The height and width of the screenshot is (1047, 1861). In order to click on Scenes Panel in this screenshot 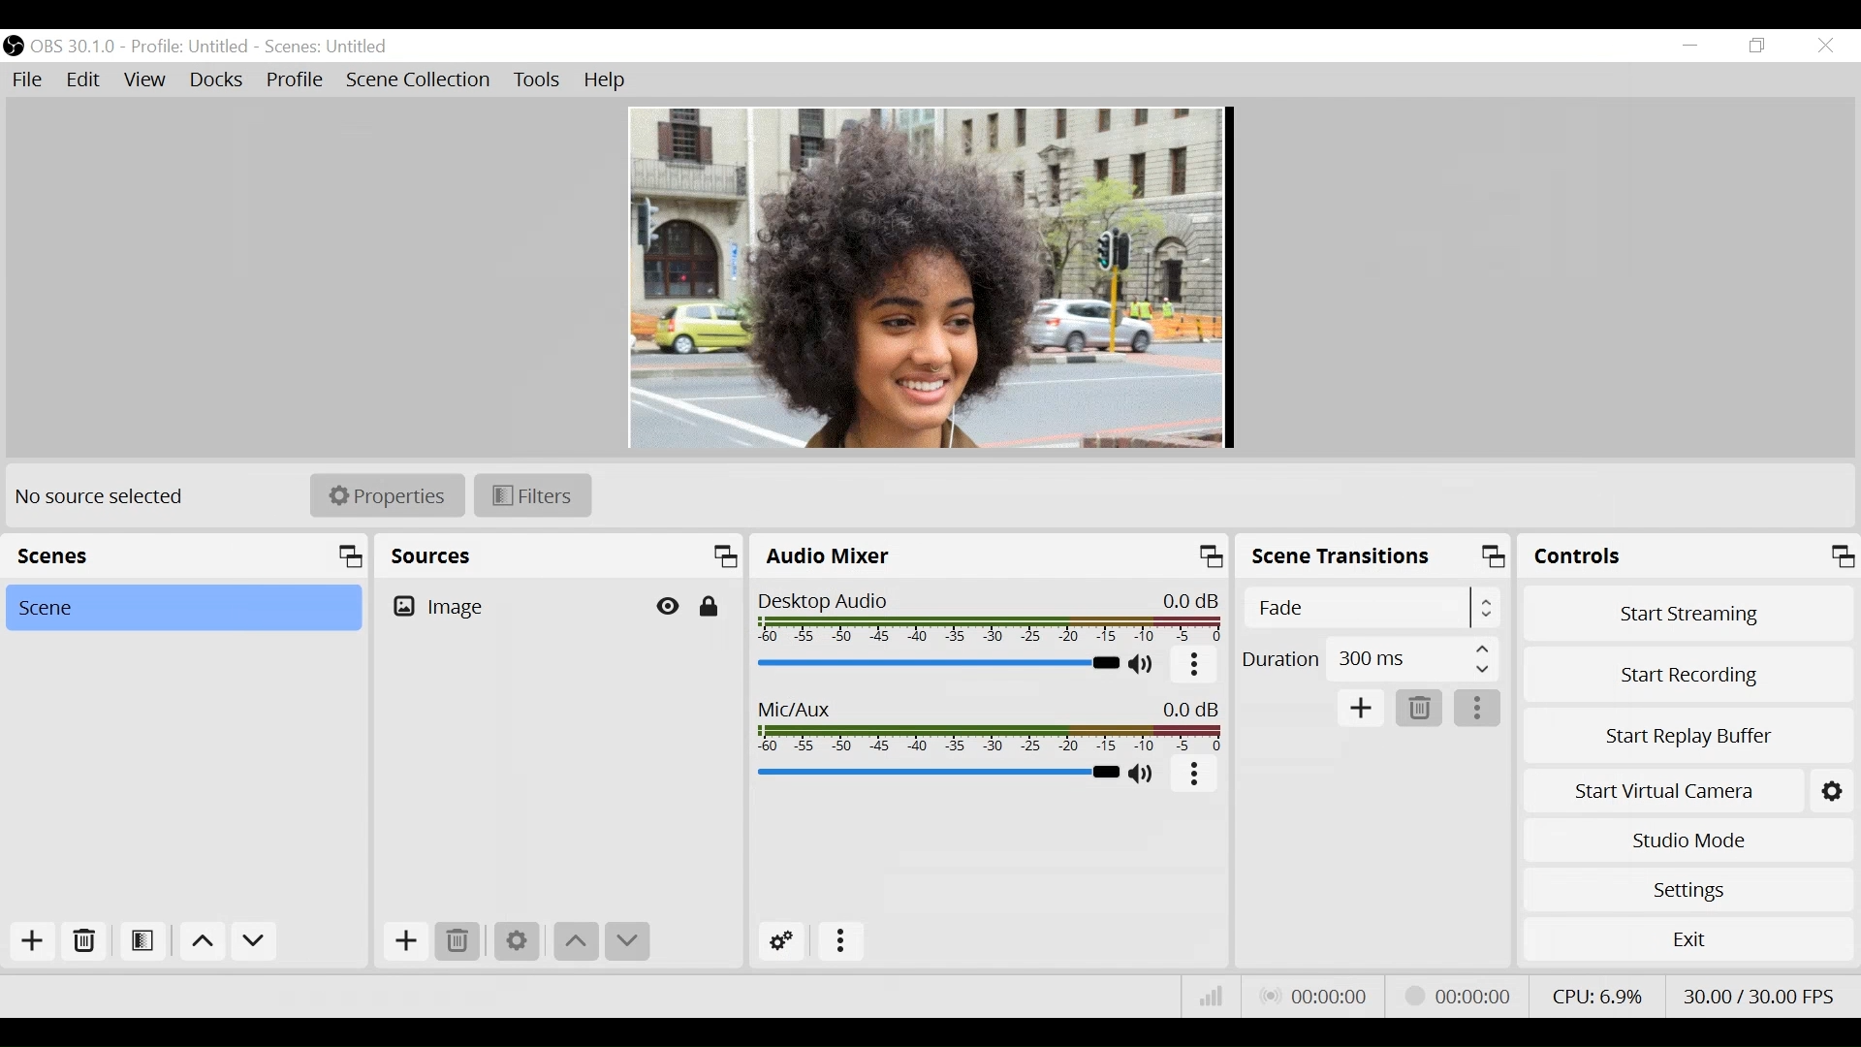, I will do `click(191, 555)`.